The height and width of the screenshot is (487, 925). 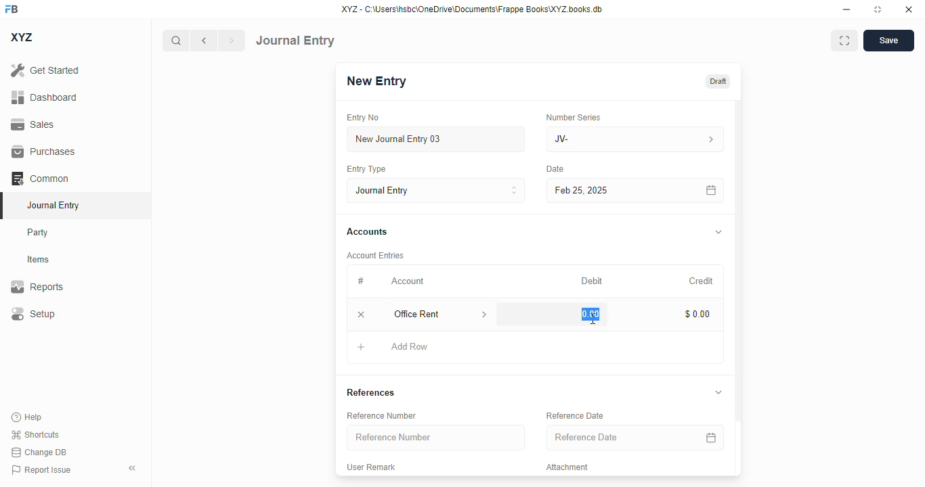 What do you see at coordinates (37, 286) in the screenshot?
I see `reports` at bounding box center [37, 286].